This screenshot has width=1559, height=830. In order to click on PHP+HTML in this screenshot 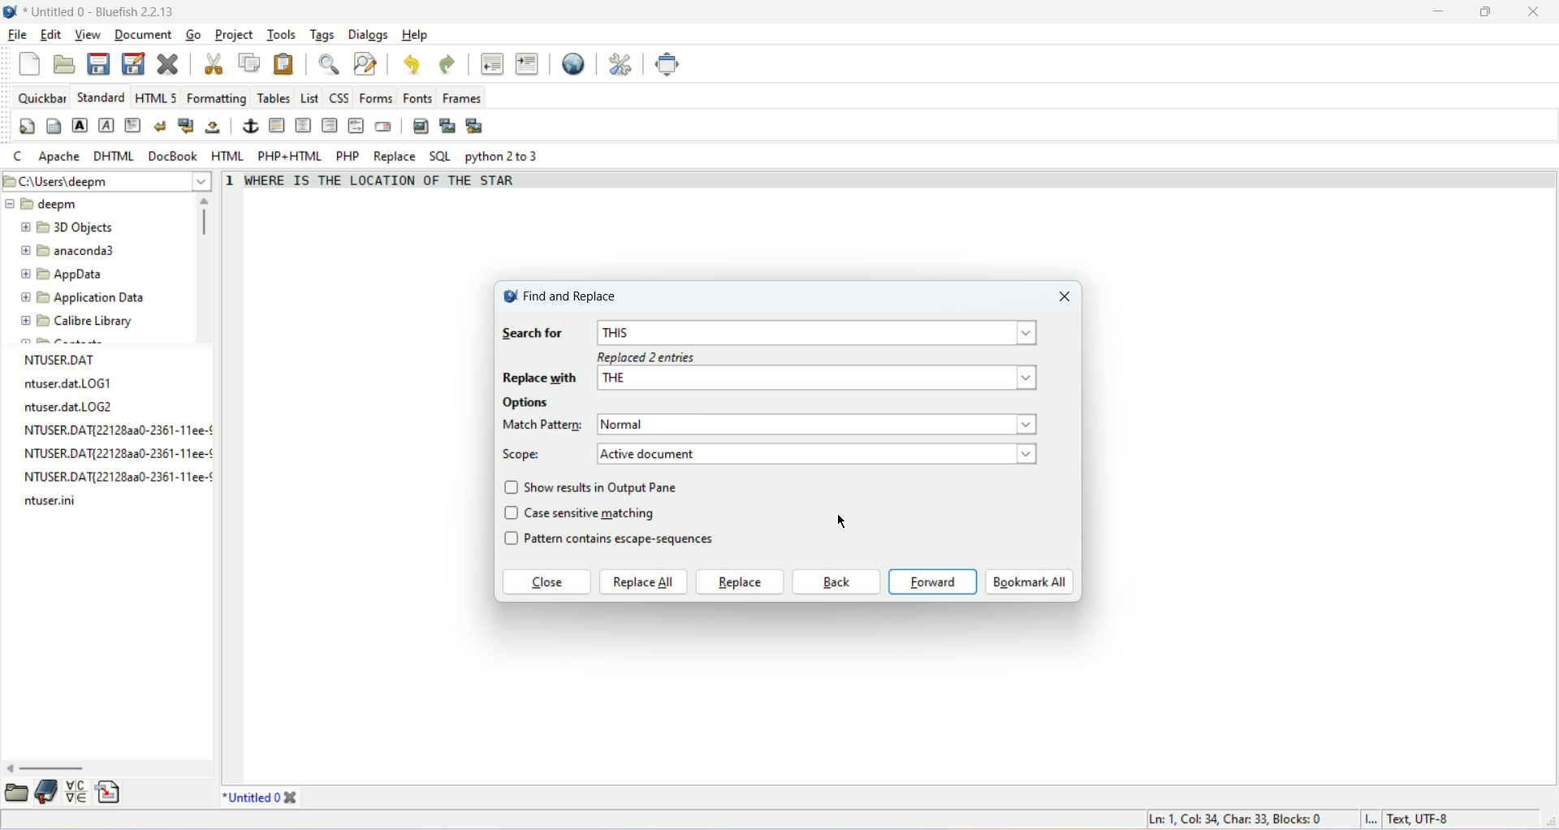, I will do `click(290, 157)`.